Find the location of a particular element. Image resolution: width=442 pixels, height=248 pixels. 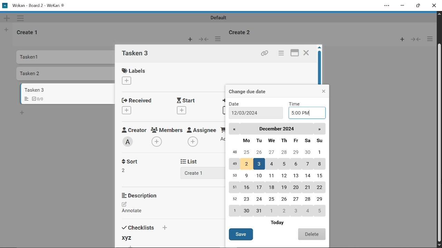

Requested By is located at coordinates (223, 129).